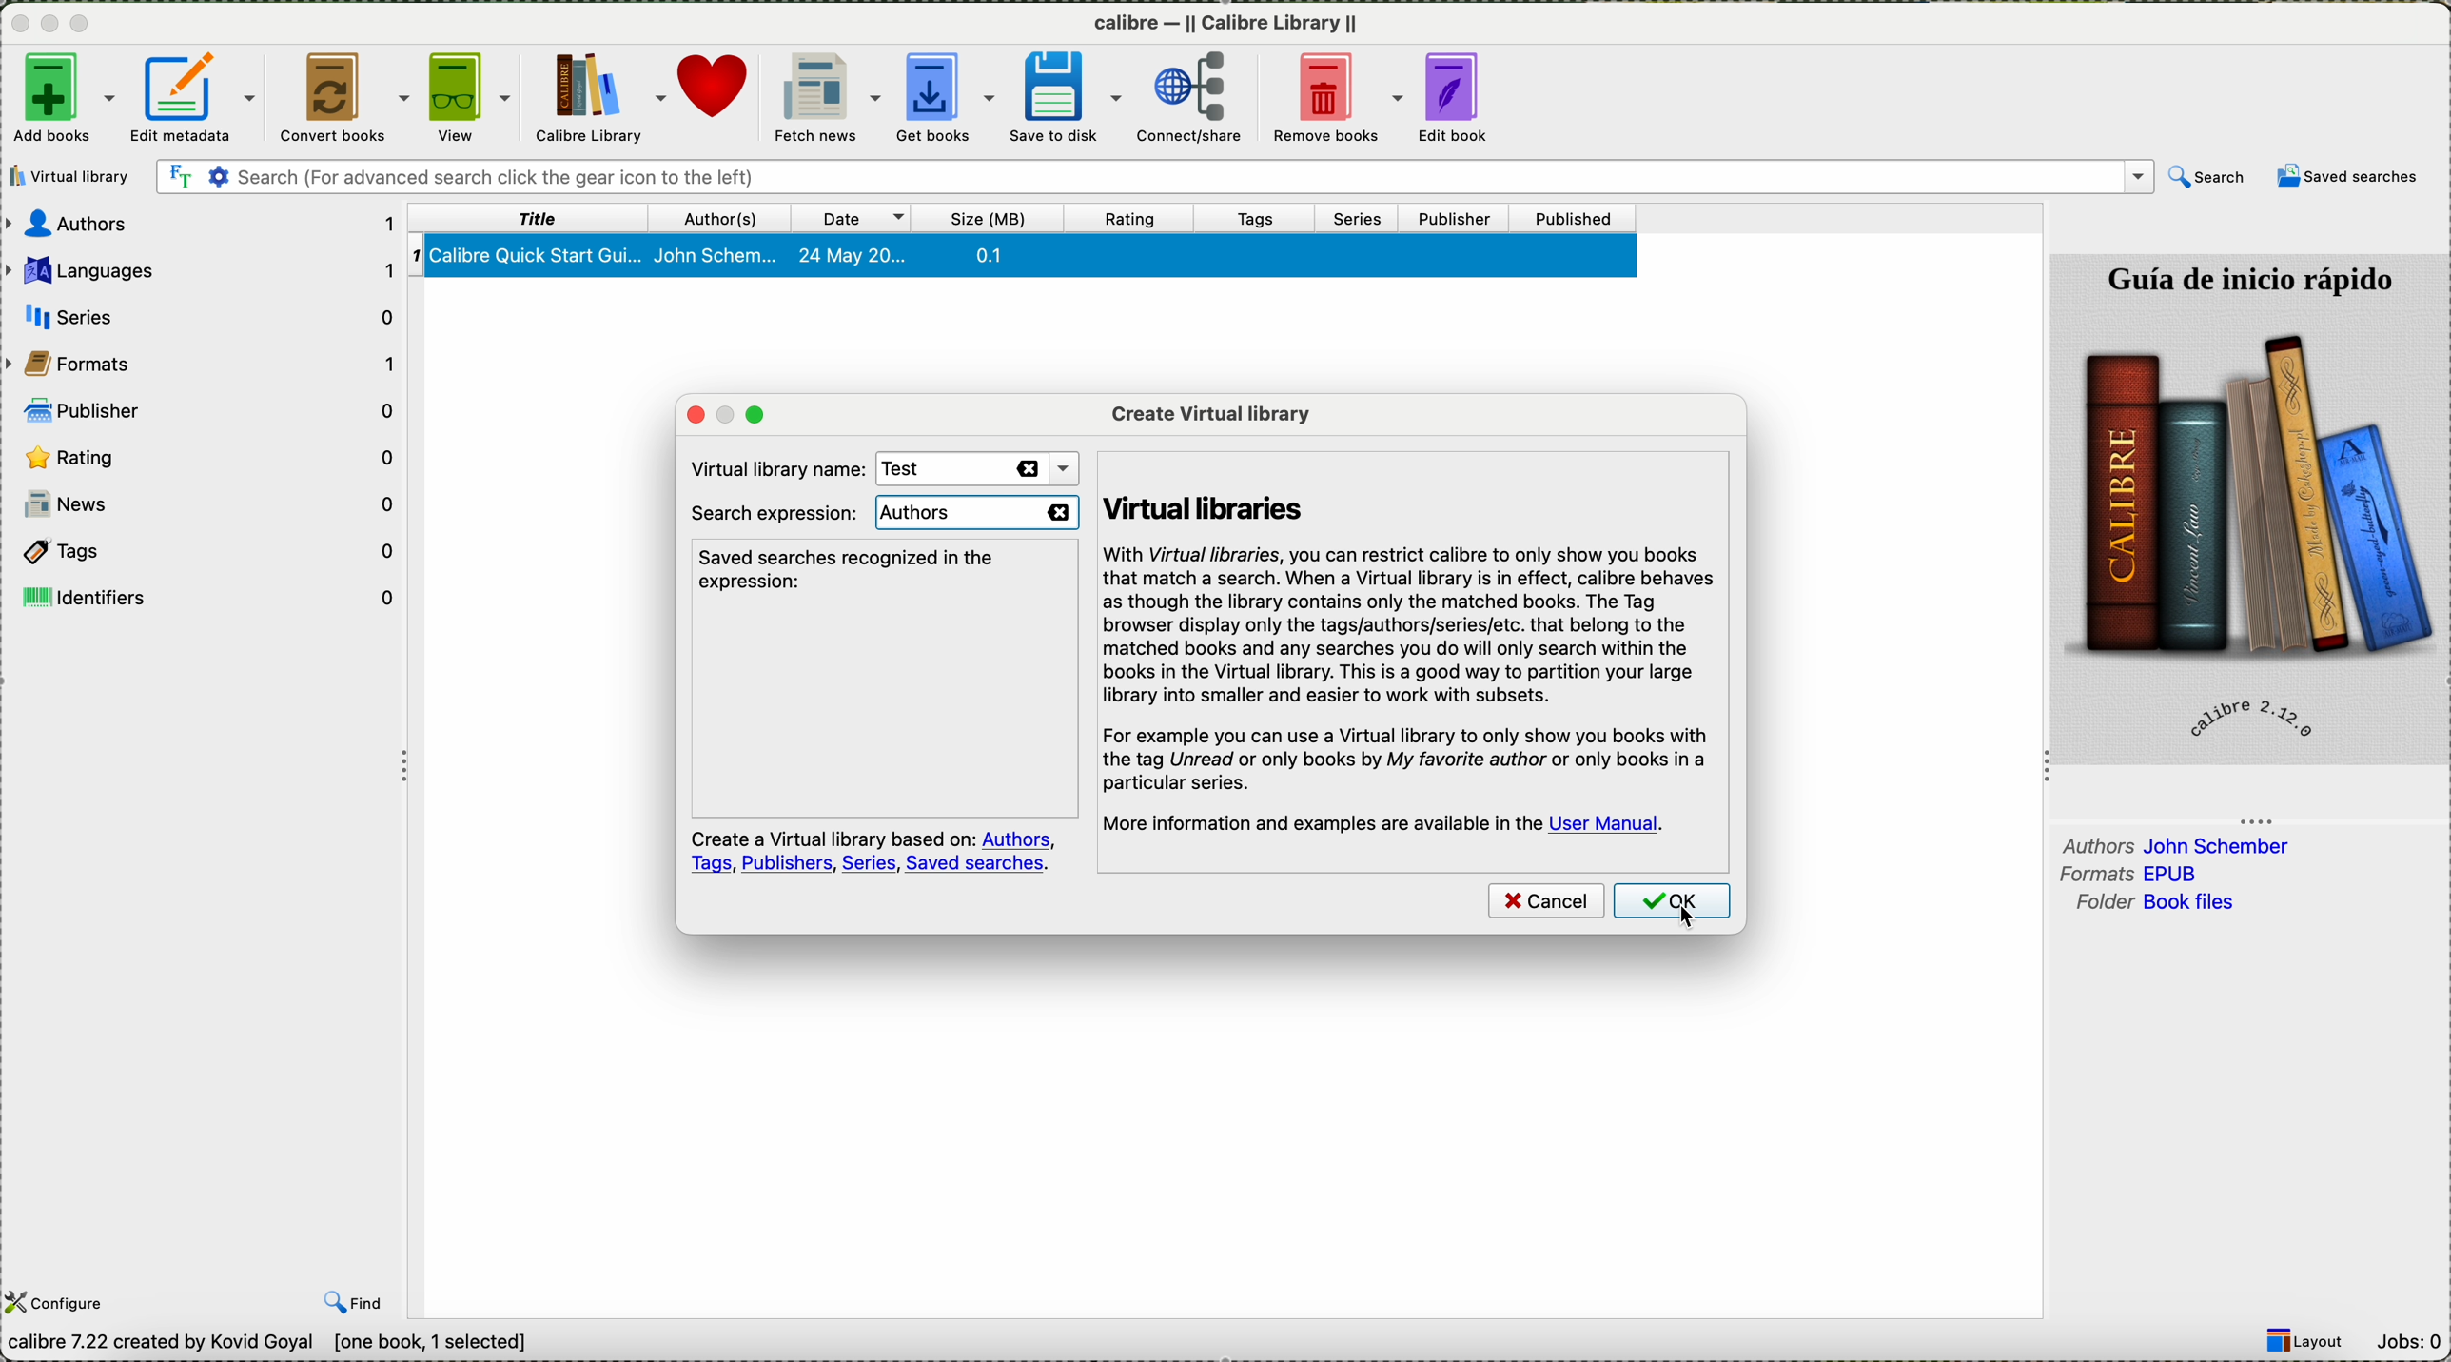 This screenshot has height=1362, width=2451. I want to click on fletch news, so click(826, 97).